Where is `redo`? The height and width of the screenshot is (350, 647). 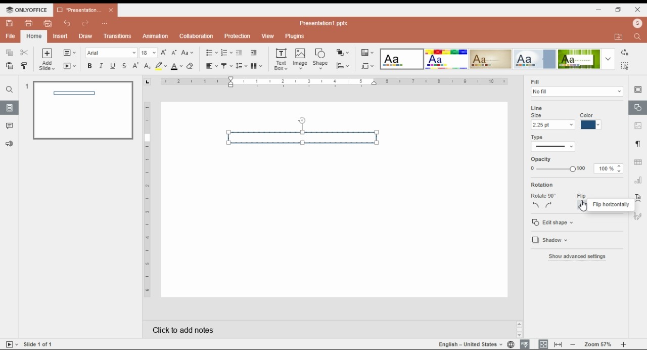
redo is located at coordinates (85, 24).